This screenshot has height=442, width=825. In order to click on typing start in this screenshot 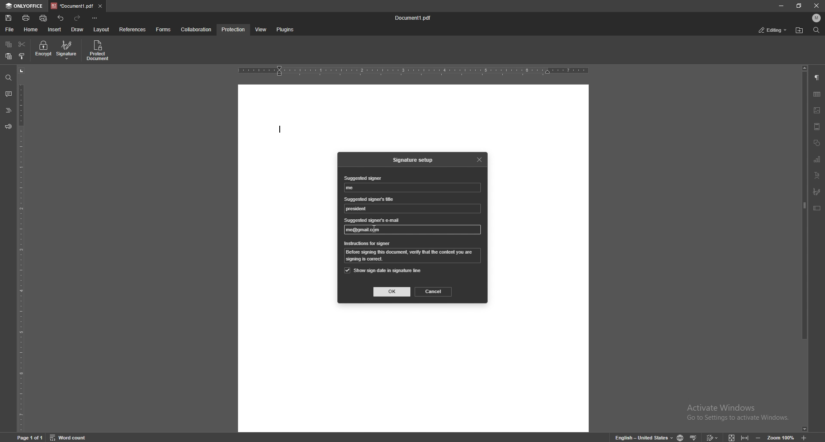, I will do `click(280, 131)`.